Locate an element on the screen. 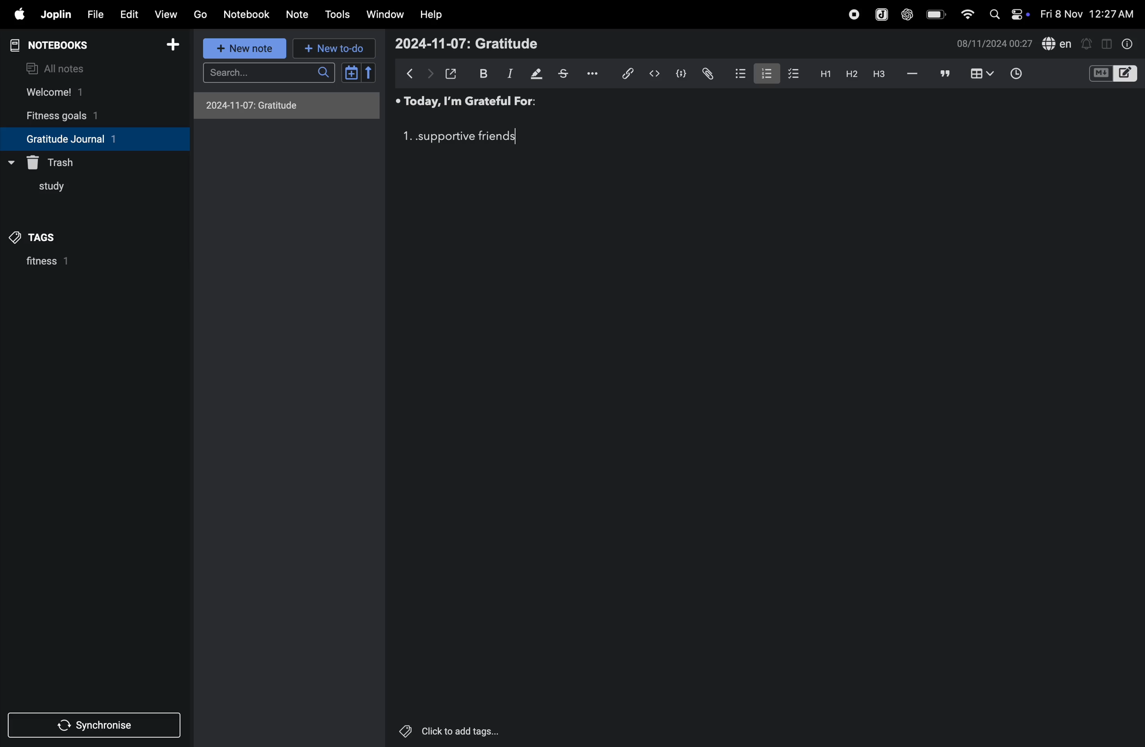 This screenshot has width=1145, height=747. table view is located at coordinates (983, 73).